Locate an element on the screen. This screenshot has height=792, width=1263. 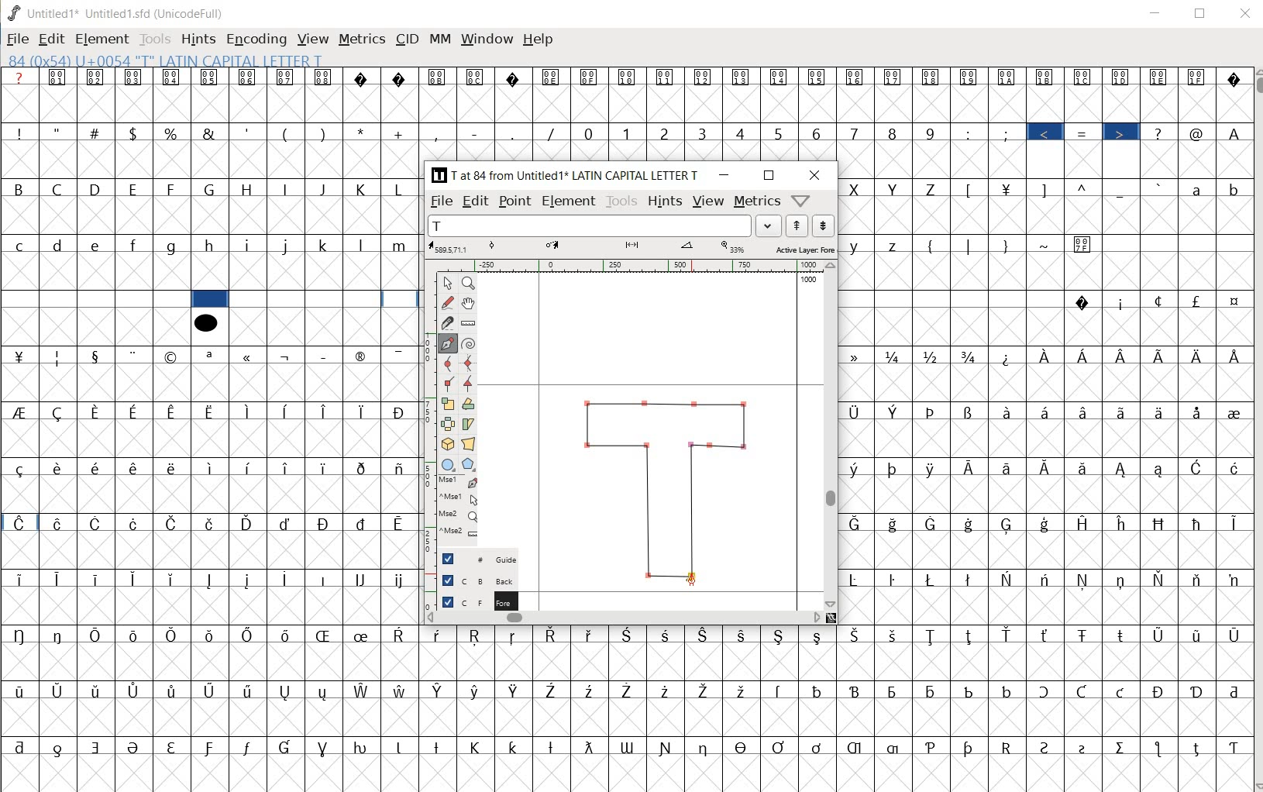
Symbol is located at coordinates (740, 634).